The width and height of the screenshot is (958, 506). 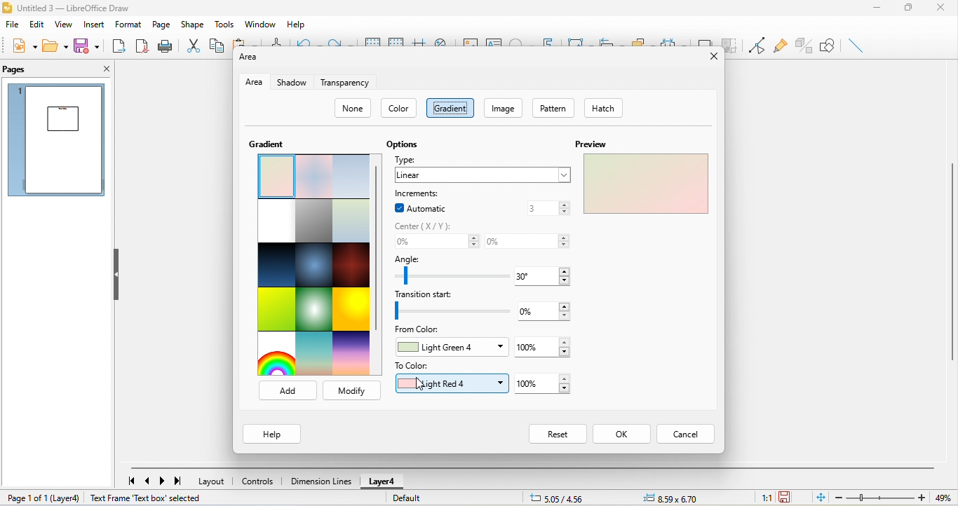 What do you see at coordinates (622, 435) in the screenshot?
I see `ok` at bounding box center [622, 435].